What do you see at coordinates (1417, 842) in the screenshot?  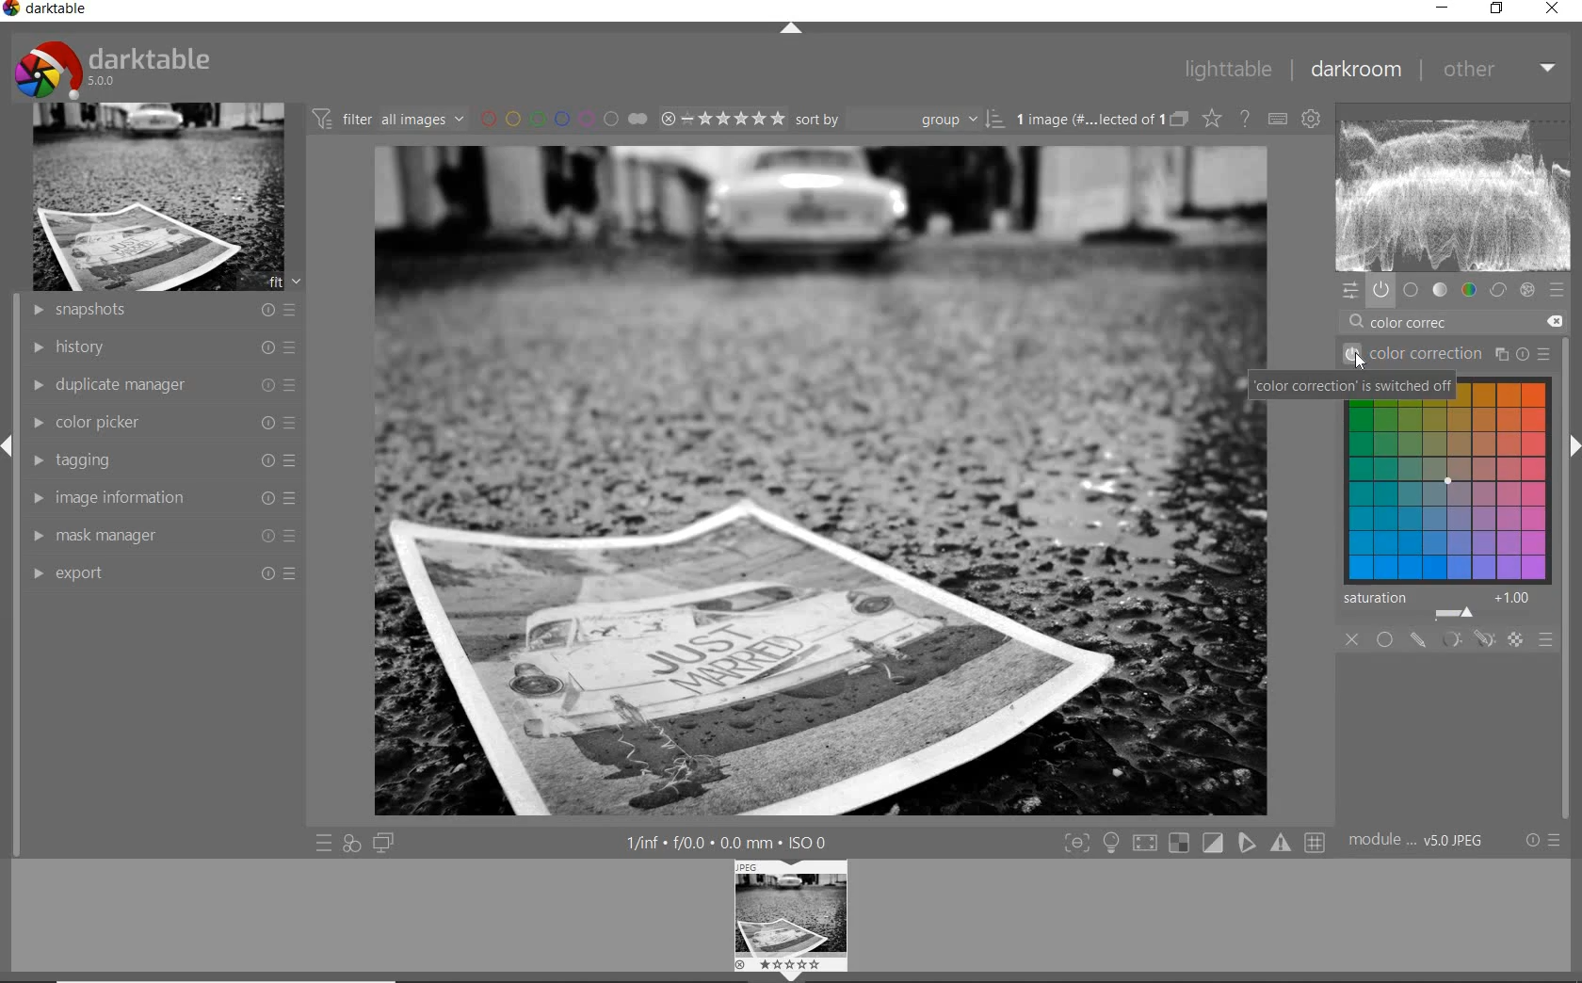 I see `model order` at bounding box center [1417, 842].